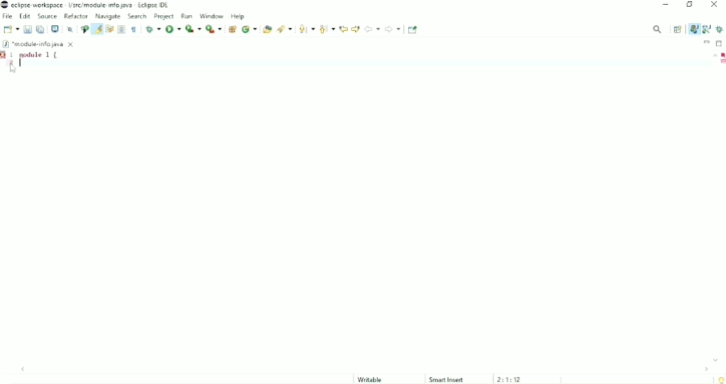 The width and height of the screenshot is (726, 384). Describe the element at coordinates (87, 5) in the screenshot. I see `eclipse workspace /src/module.info.java Eclipse IDE` at that location.